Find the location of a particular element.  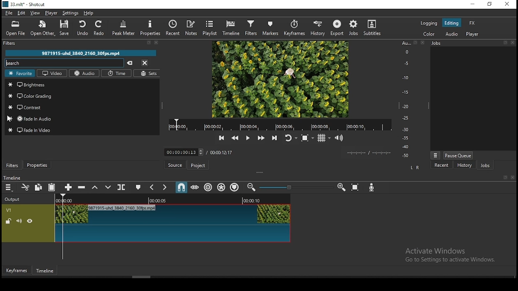

resize is located at coordinates (505, 177).